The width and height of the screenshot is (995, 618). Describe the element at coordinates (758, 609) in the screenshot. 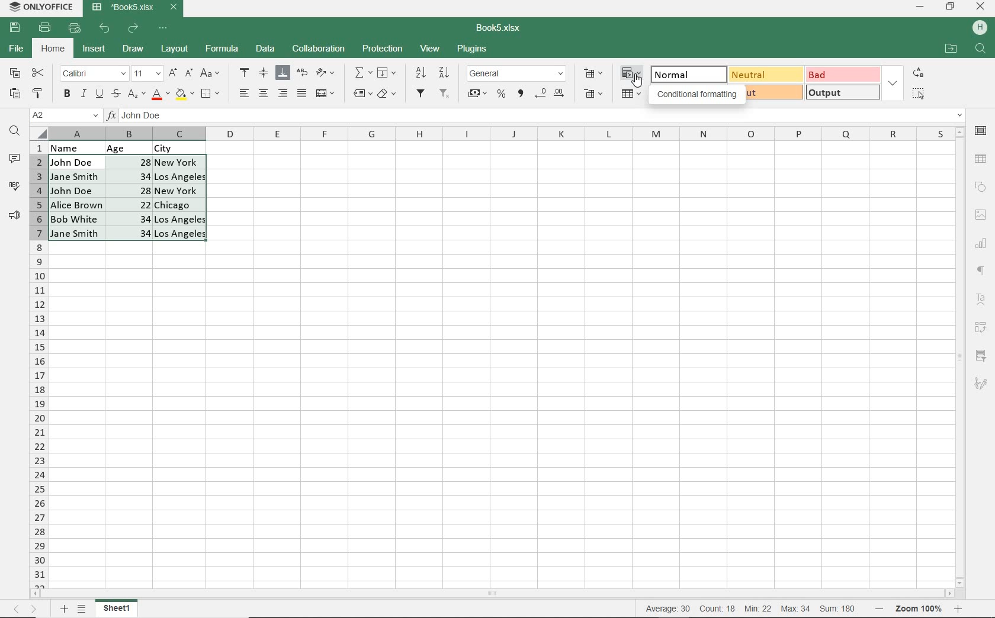

I see `min` at that location.